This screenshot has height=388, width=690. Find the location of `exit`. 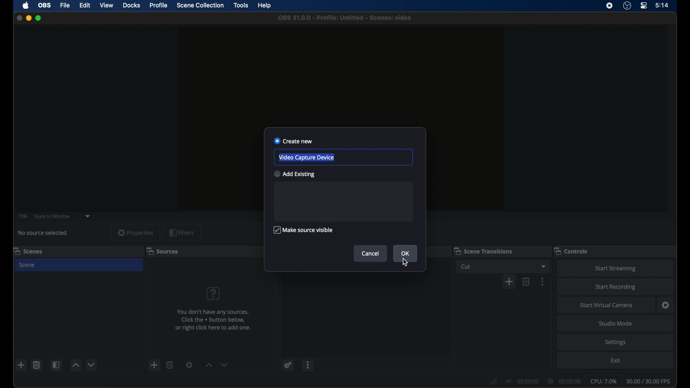

exit is located at coordinates (615, 361).